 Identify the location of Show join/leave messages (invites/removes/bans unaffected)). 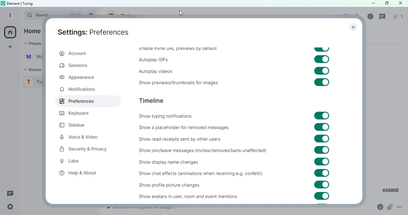
(202, 151).